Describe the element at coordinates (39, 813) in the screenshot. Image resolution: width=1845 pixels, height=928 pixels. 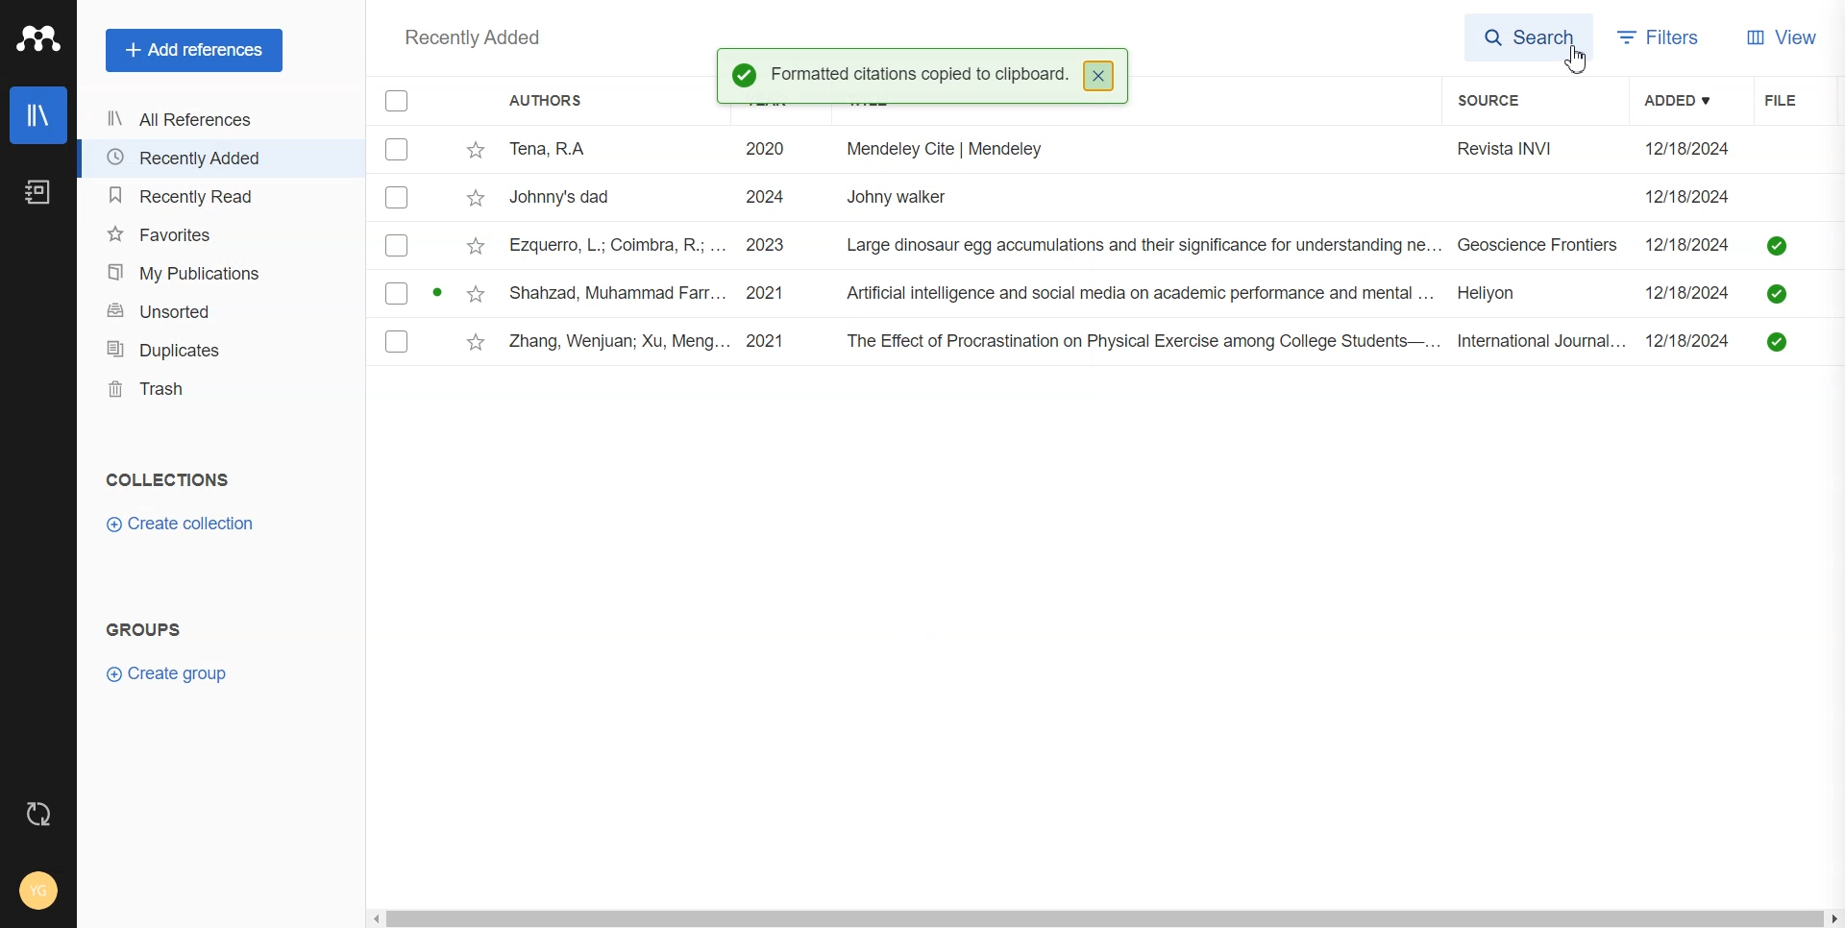
I see `Auto sync` at that location.